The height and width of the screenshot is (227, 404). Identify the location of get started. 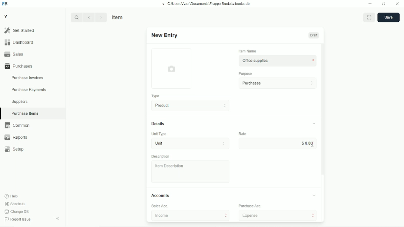
(20, 30).